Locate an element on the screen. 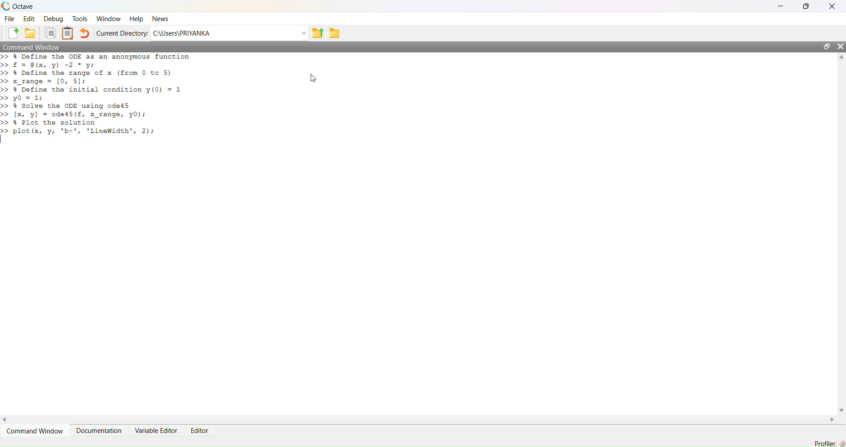  Octave logo is located at coordinates (6, 6).